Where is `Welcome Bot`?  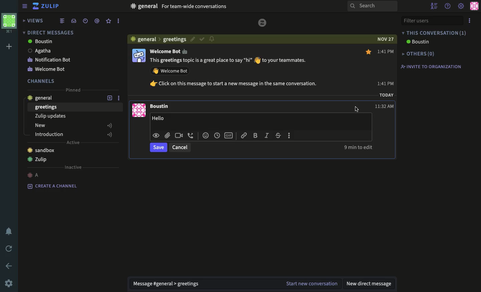 Welcome Bot is located at coordinates (172, 51).